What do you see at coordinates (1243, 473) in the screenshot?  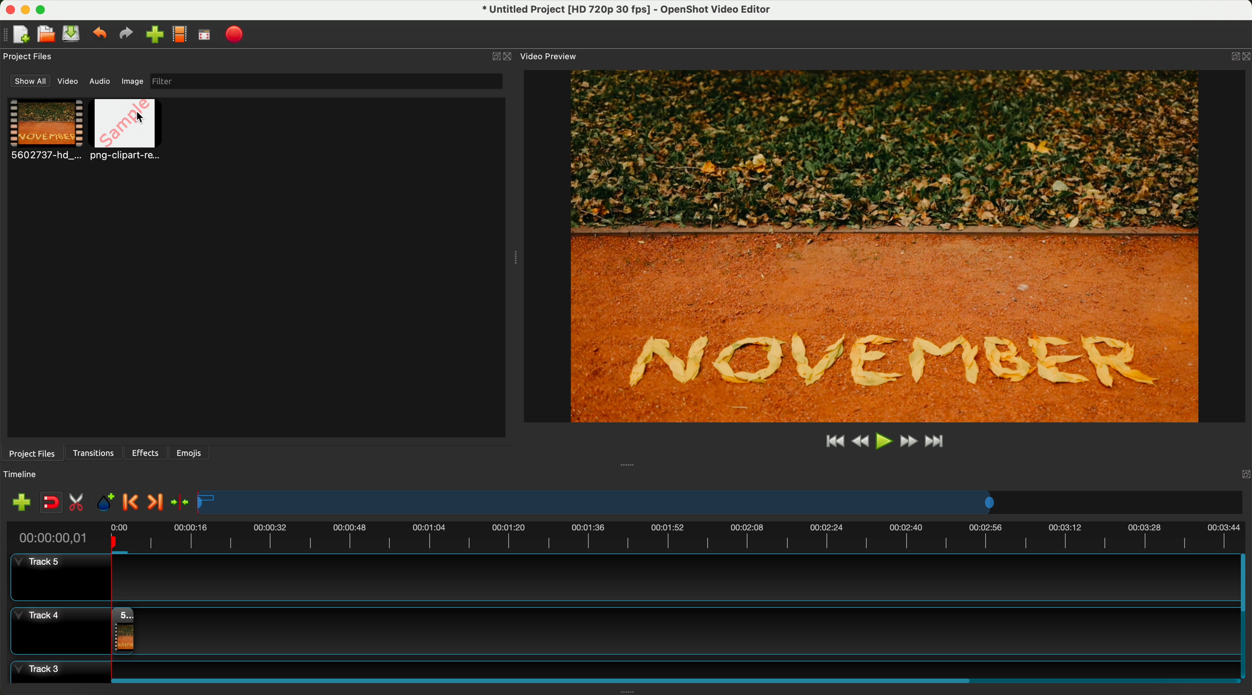 I see `` at bounding box center [1243, 473].